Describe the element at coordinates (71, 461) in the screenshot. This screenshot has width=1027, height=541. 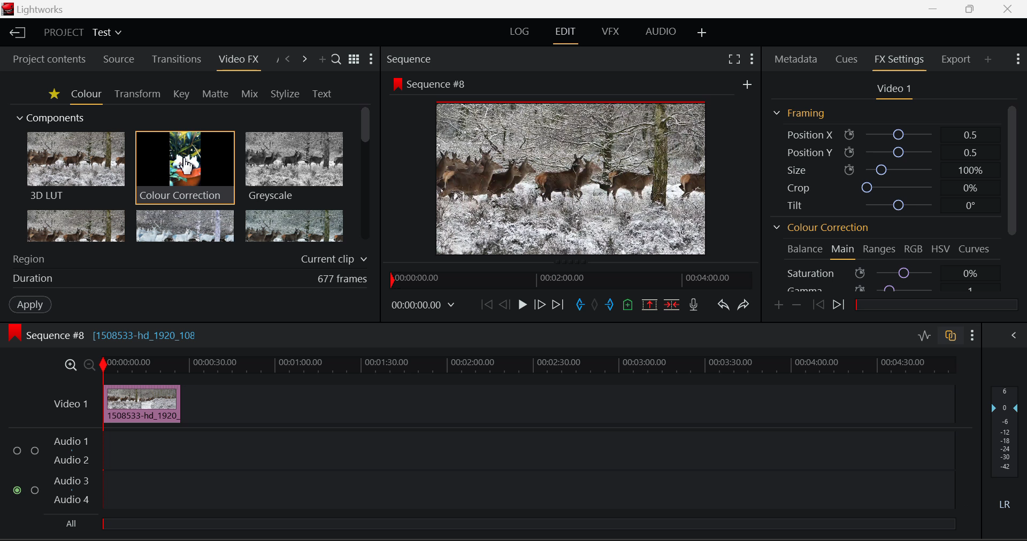
I see `Audio 2` at that location.